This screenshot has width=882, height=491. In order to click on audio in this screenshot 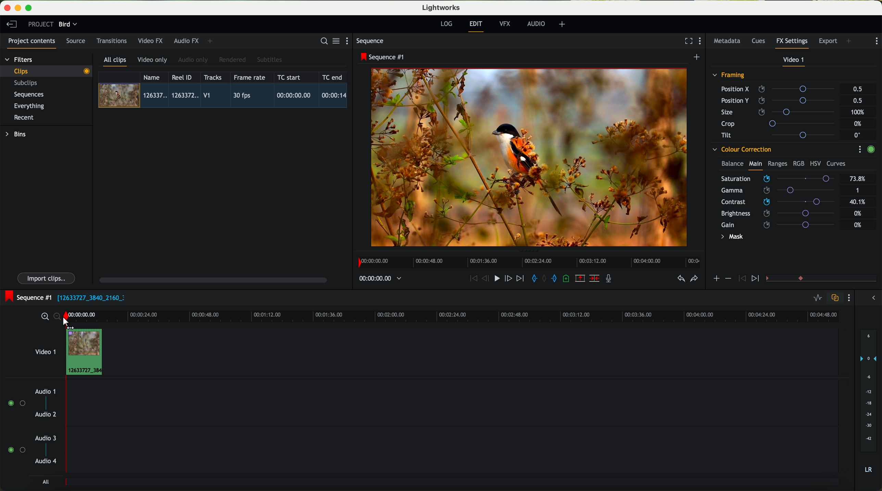, I will do `click(536, 24)`.